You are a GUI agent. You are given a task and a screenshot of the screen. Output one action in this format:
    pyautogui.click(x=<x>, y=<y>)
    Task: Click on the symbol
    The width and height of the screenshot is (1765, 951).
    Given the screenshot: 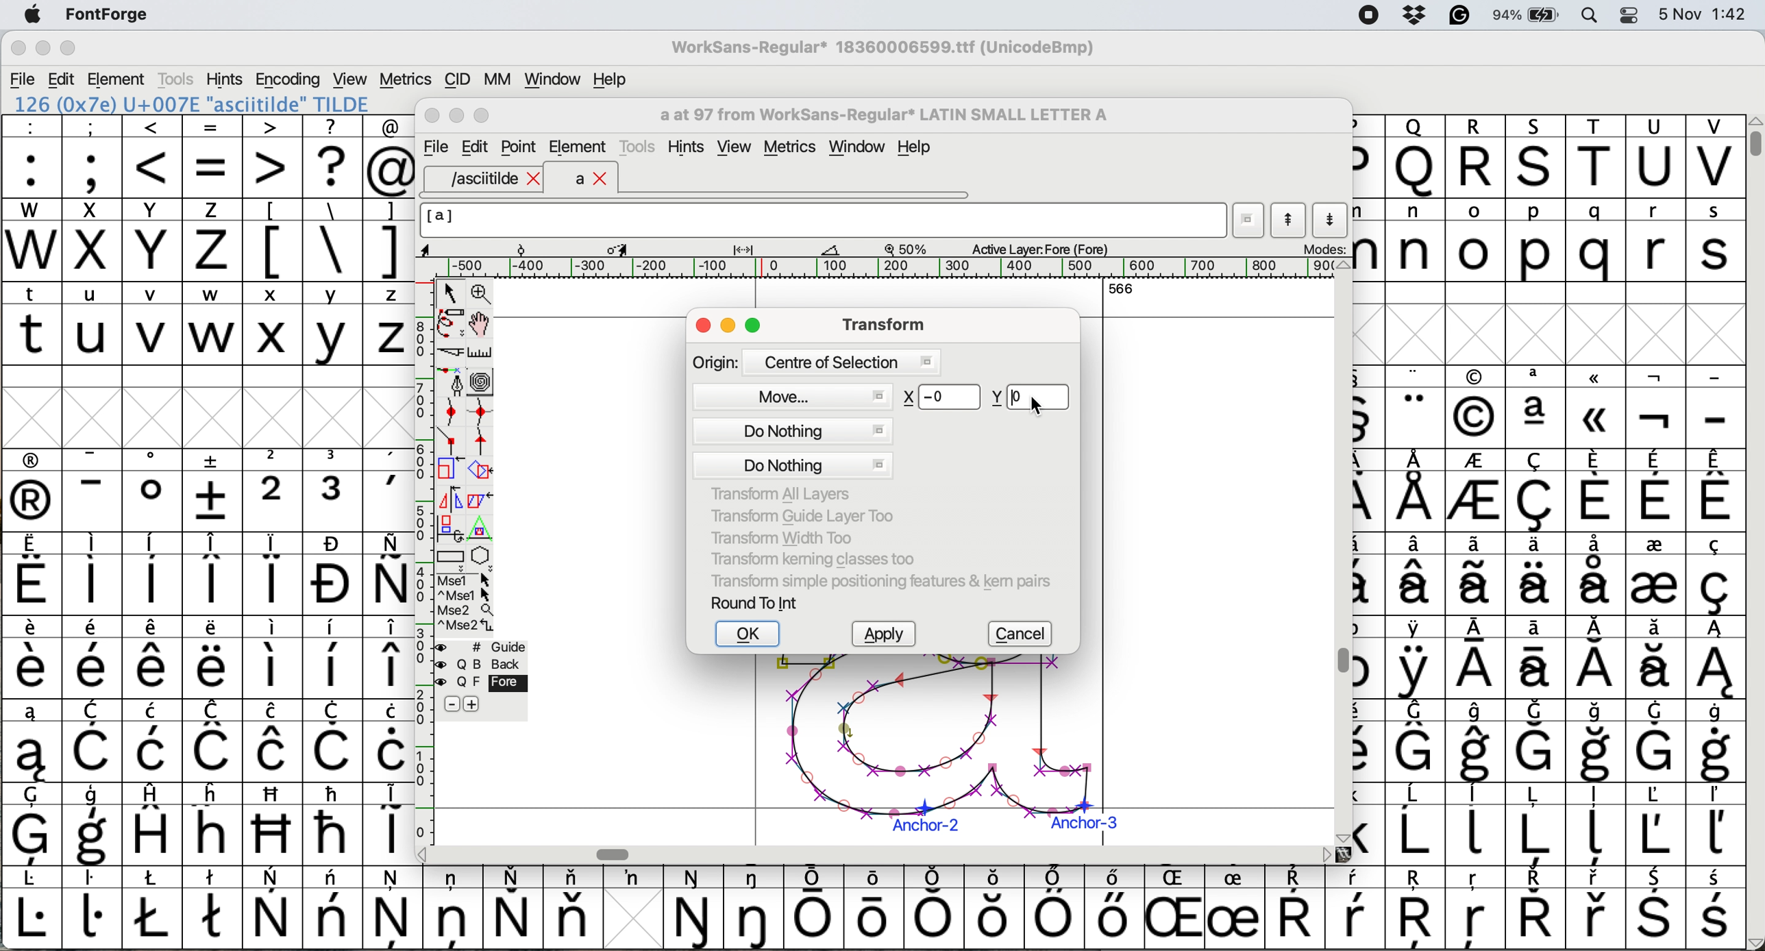 What is the action you would take?
    pyautogui.click(x=33, y=491)
    